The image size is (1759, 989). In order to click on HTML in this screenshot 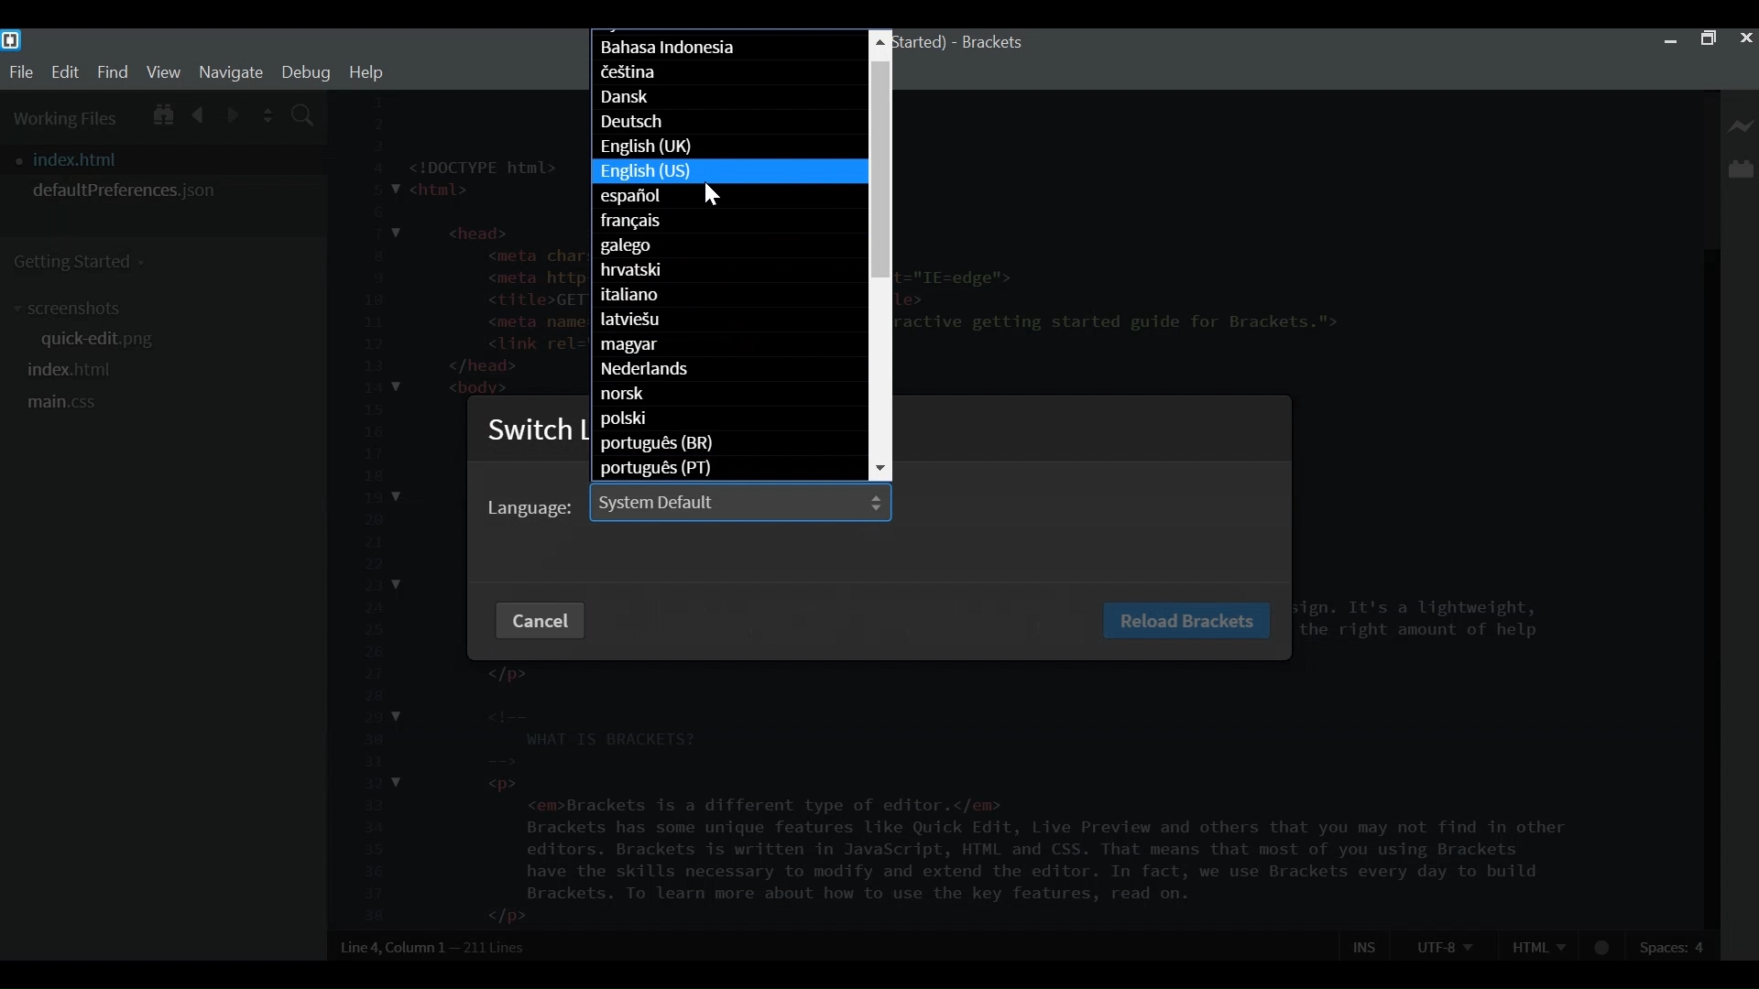, I will do `click(1538, 945)`.